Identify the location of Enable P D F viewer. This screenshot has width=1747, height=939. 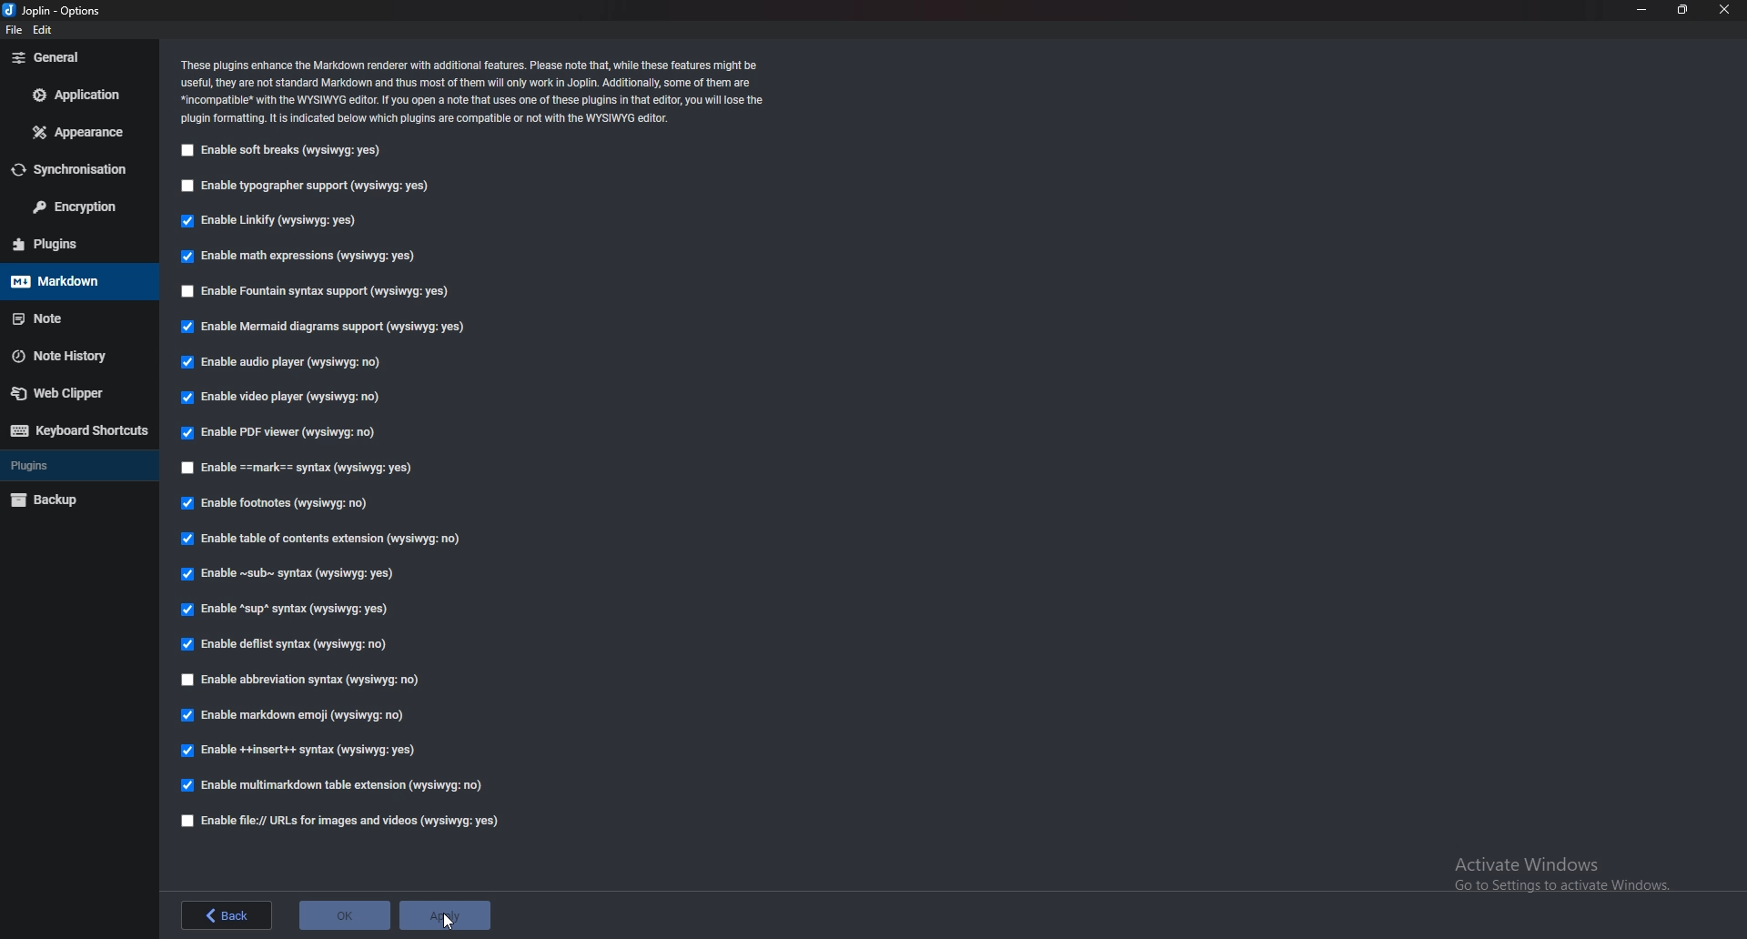
(281, 432).